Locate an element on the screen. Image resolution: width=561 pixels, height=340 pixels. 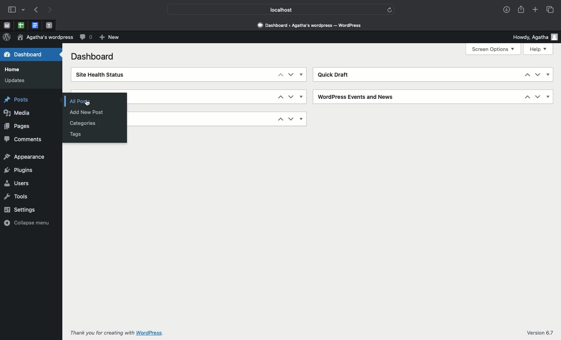
Down is located at coordinates (538, 75).